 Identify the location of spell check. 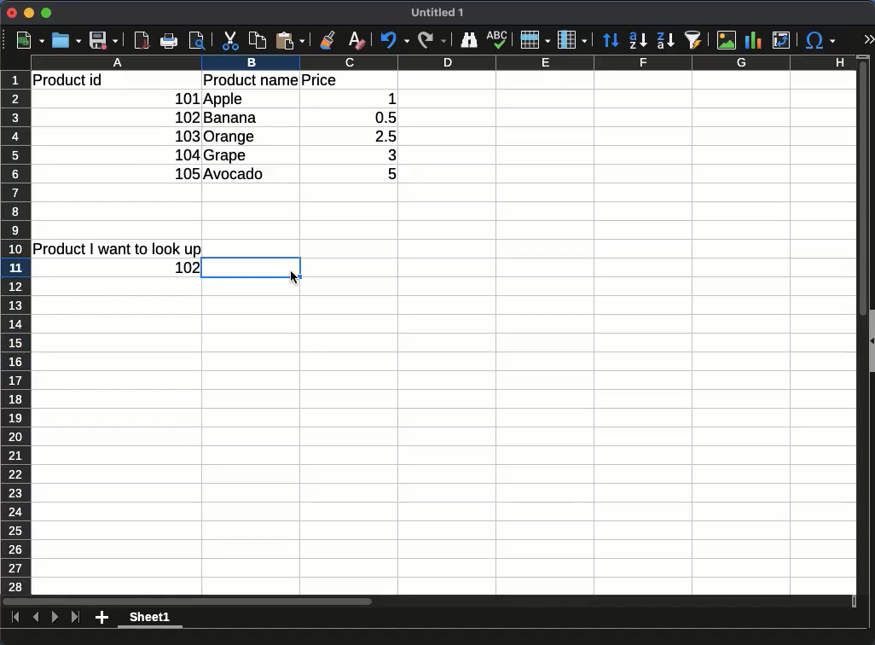
(497, 39).